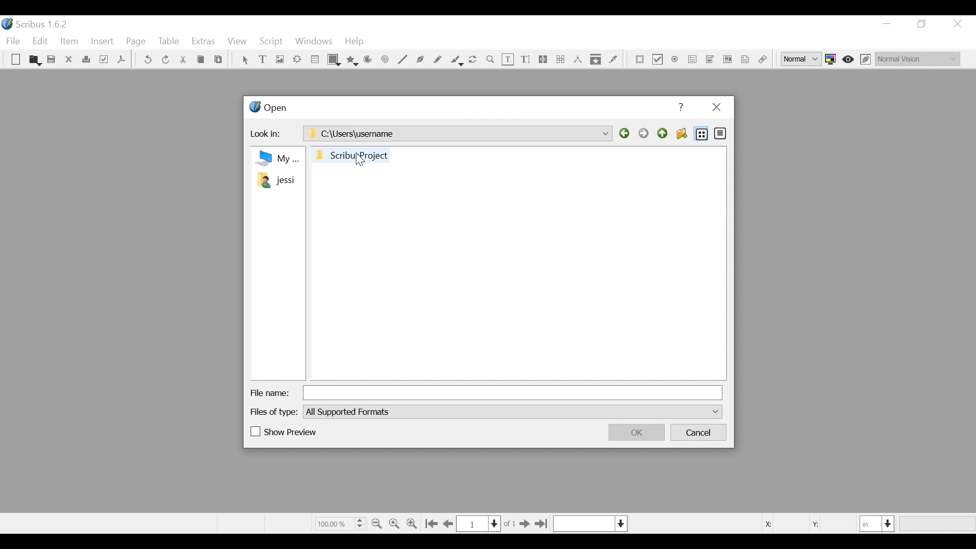 This screenshot has height=549, width=976. What do you see at coordinates (877, 523) in the screenshot?
I see `Select the current unit` at bounding box center [877, 523].